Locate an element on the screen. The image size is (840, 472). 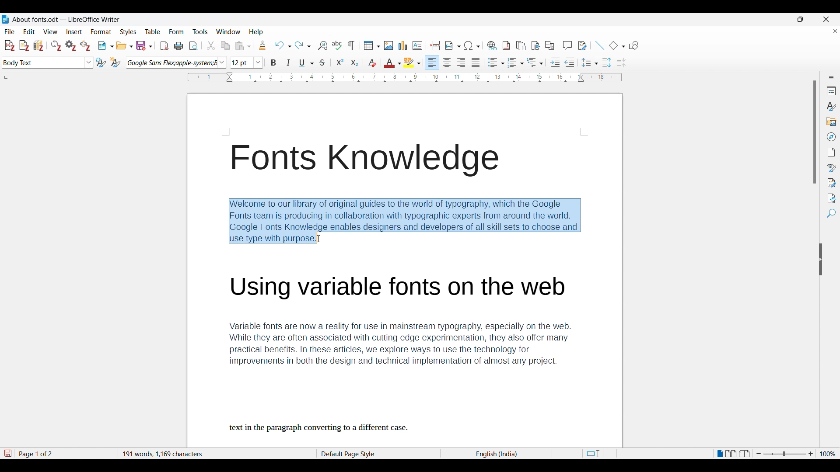
Set document preferences is located at coordinates (70, 45).